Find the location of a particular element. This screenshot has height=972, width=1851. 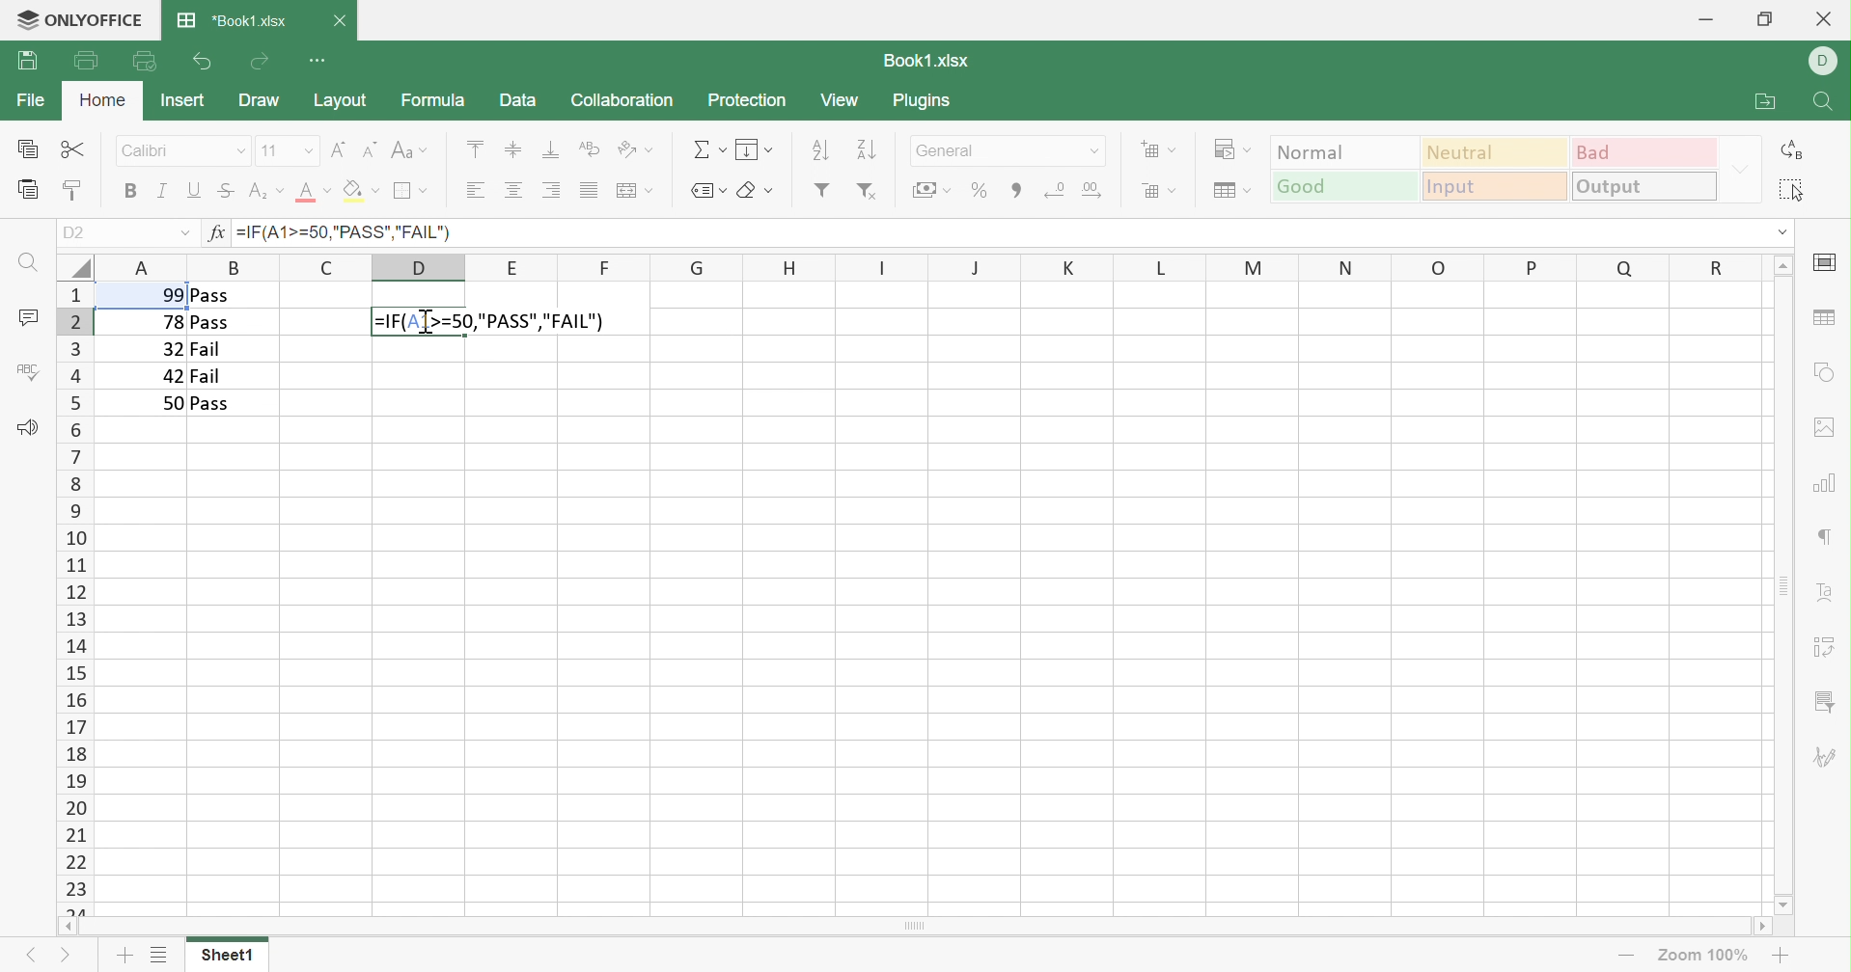

Cut is located at coordinates (74, 150).